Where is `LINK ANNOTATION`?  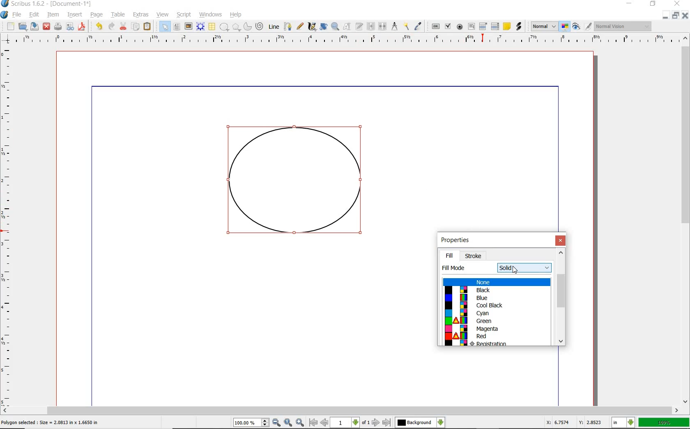
LINK ANNOTATION is located at coordinates (519, 27).